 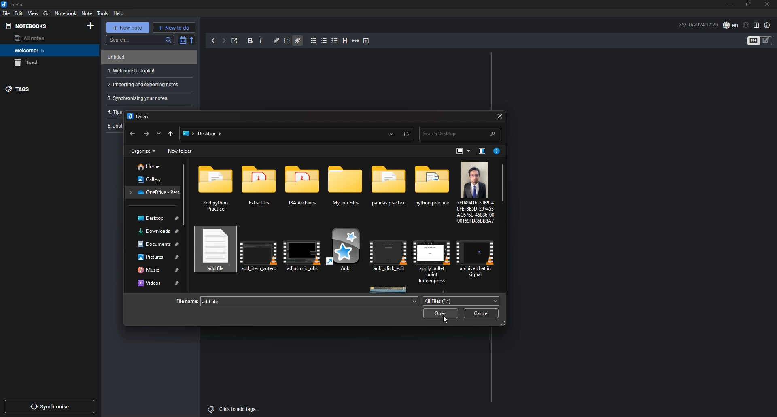 What do you see at coordinates (66, 13) in the screenshot?
I see `notebook` at bounding box center [66, 13].